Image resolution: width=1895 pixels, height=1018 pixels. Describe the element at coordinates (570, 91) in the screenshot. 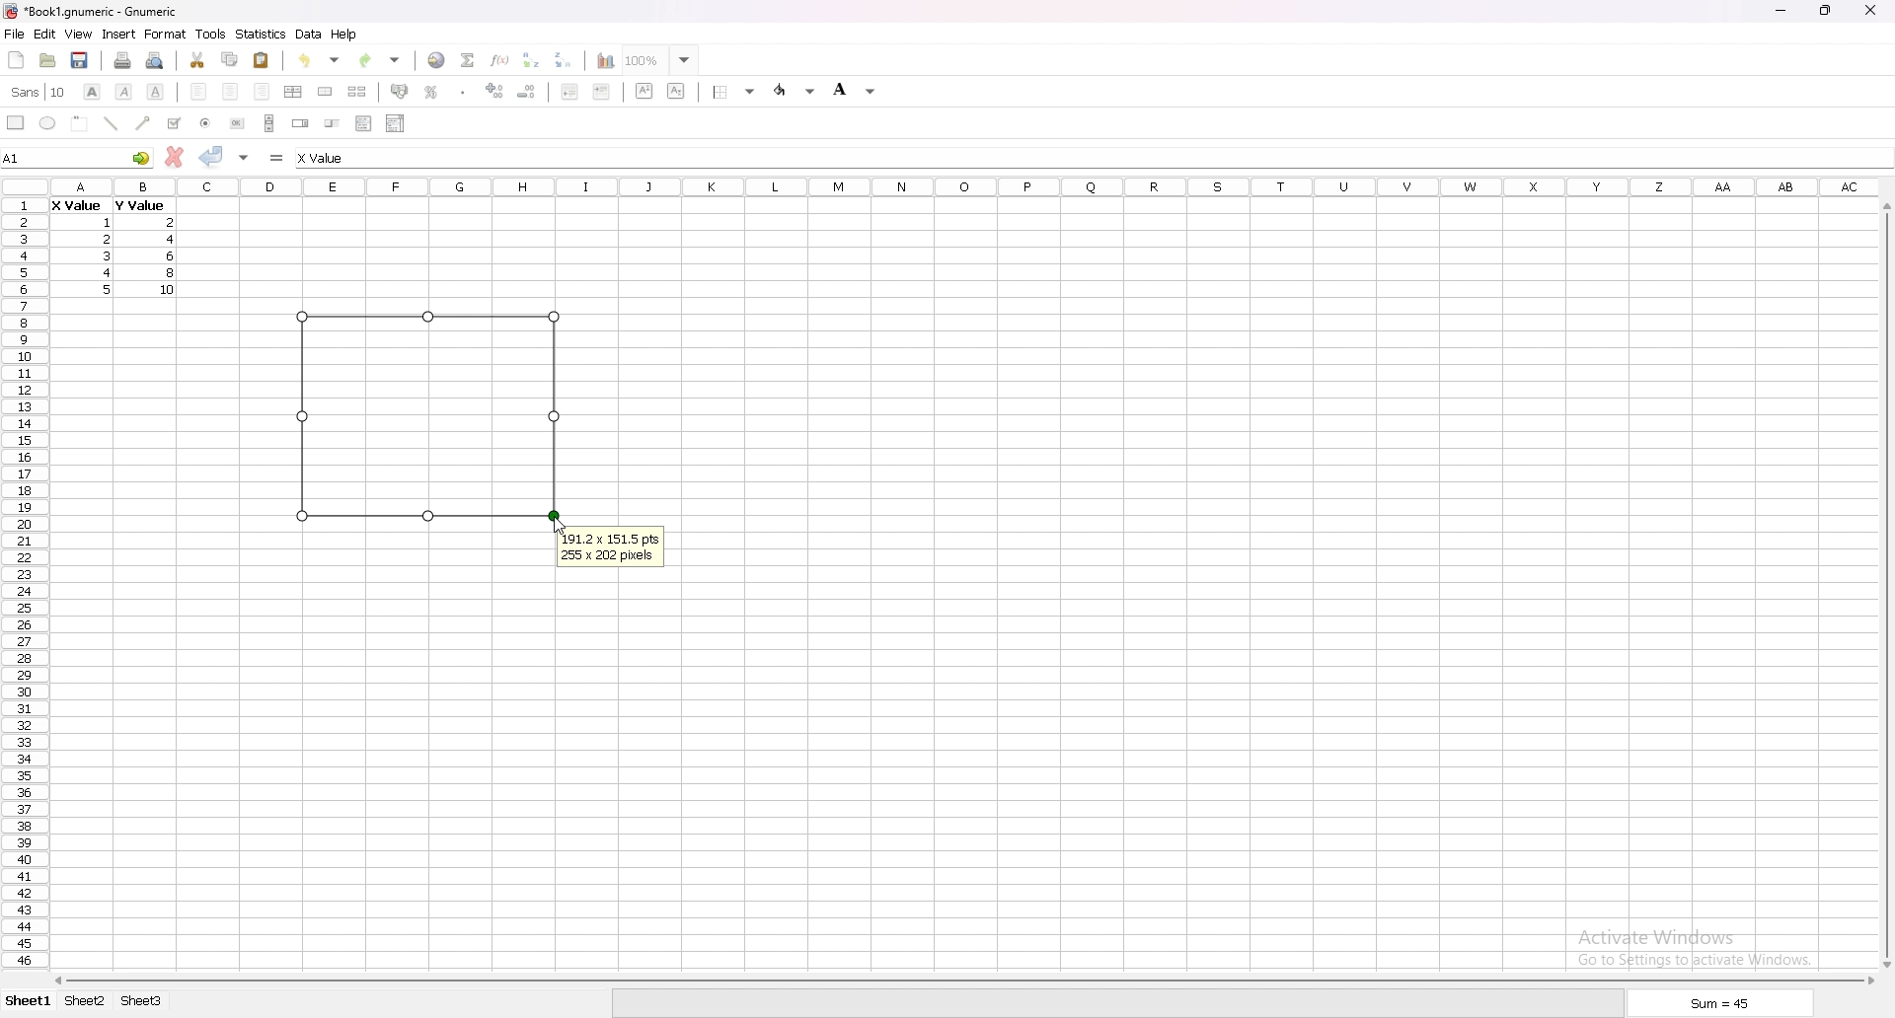

I see `decrease indent` at that location.